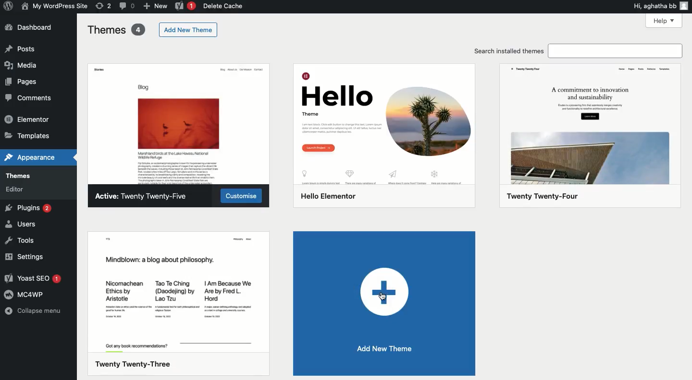 Image resolution: width=692 pixels, height=380 pixels. Describe the element at coordinates (179, 303) in the screenshot. I see `Twenty Twenty-Three Theme` at that location.